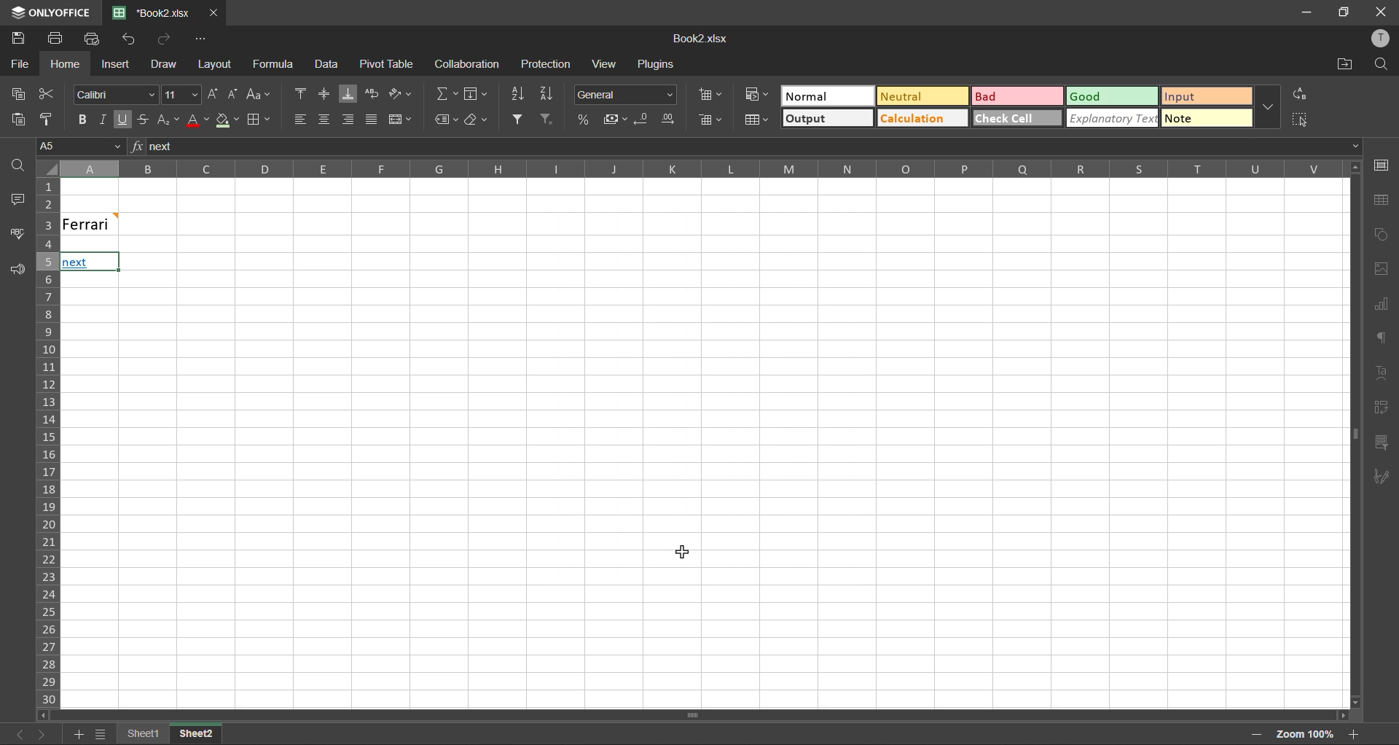 Image resolution: width=1399 pixels, height=745 pixels. What do you see at coordinates (17, 39) in the screenshot?
I see `save` at bounding box center [17, 39].